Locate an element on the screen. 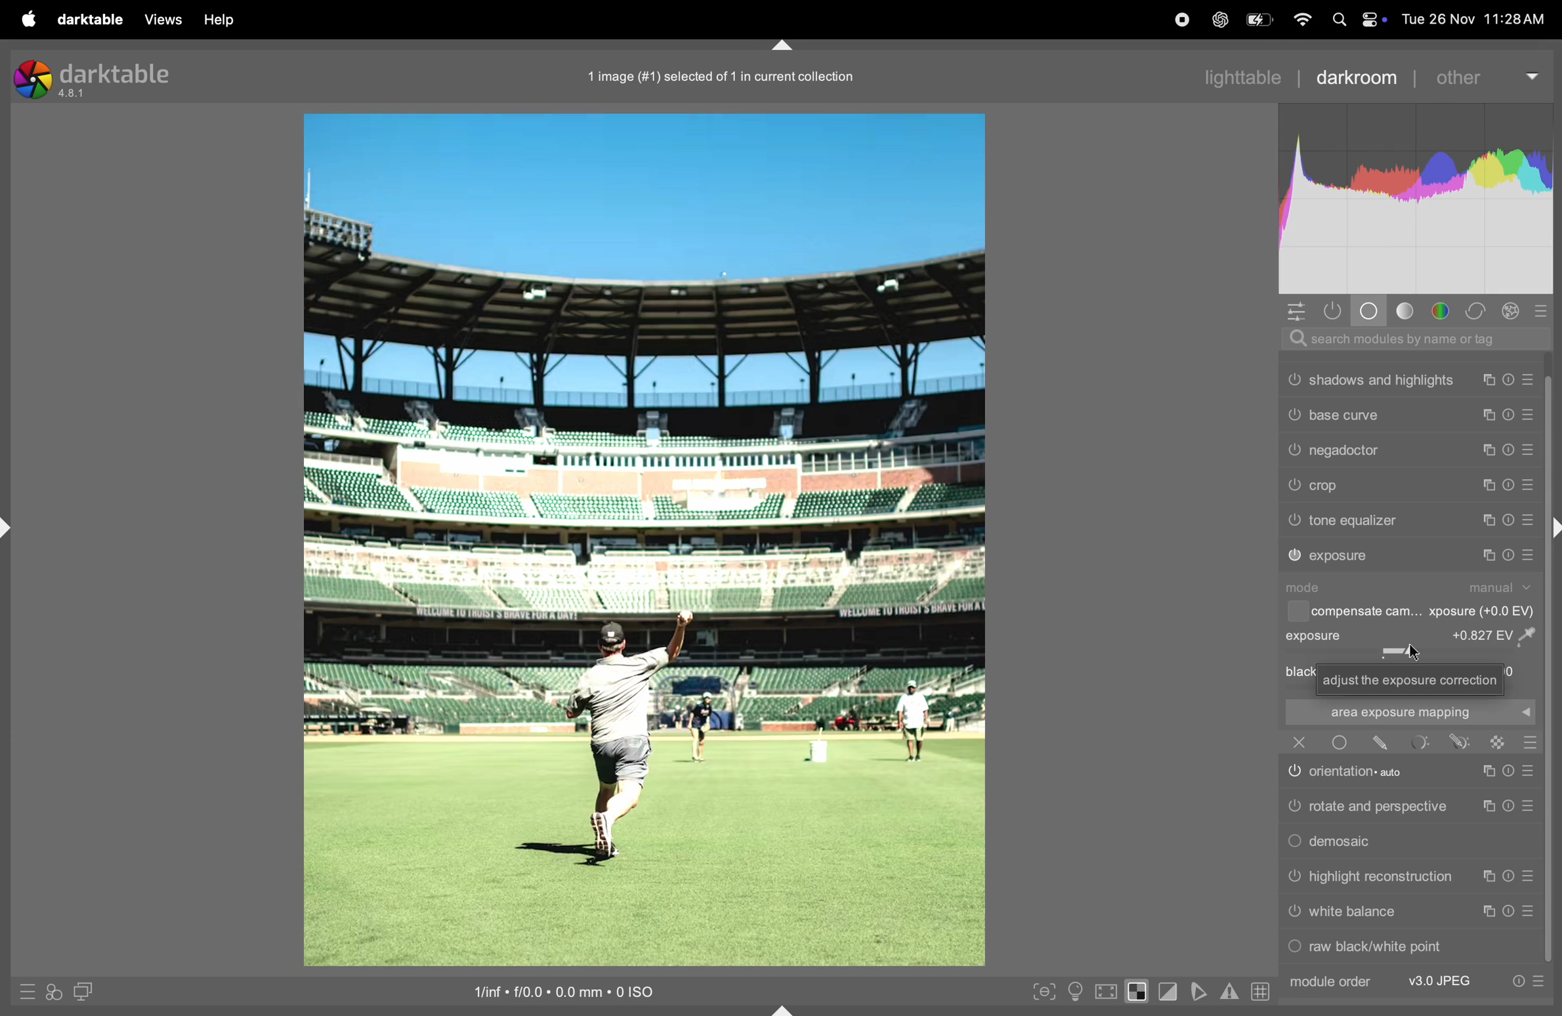  views is located at coordinates (159, 19).